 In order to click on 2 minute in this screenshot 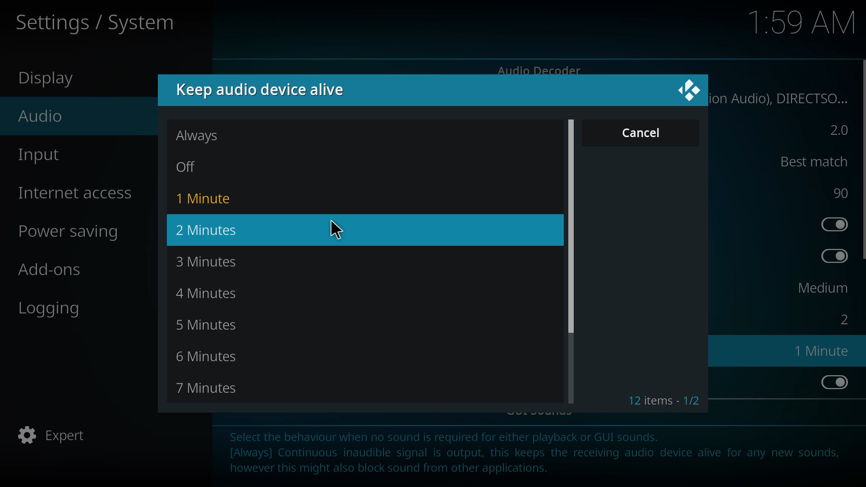, I will do `click(214, 229)`.